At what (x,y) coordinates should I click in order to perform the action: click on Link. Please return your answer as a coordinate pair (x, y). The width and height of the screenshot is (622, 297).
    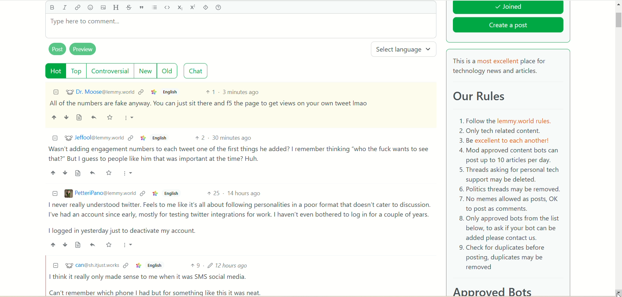
    Looking at the image, I should click on (155, 193).